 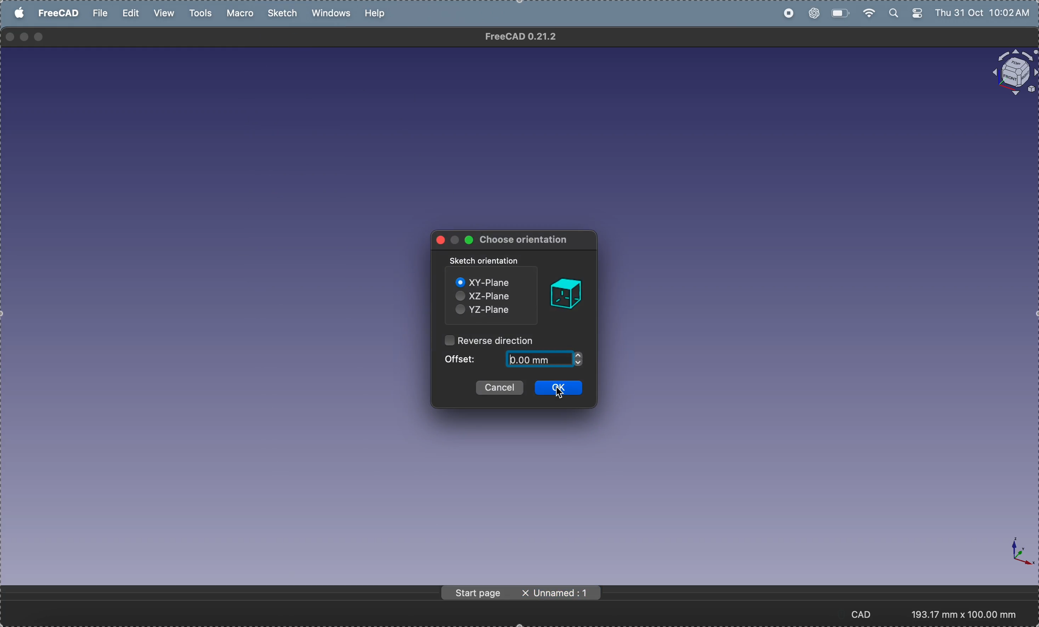 I want to click on Checked Checkbox, so click(x=459, y=282).